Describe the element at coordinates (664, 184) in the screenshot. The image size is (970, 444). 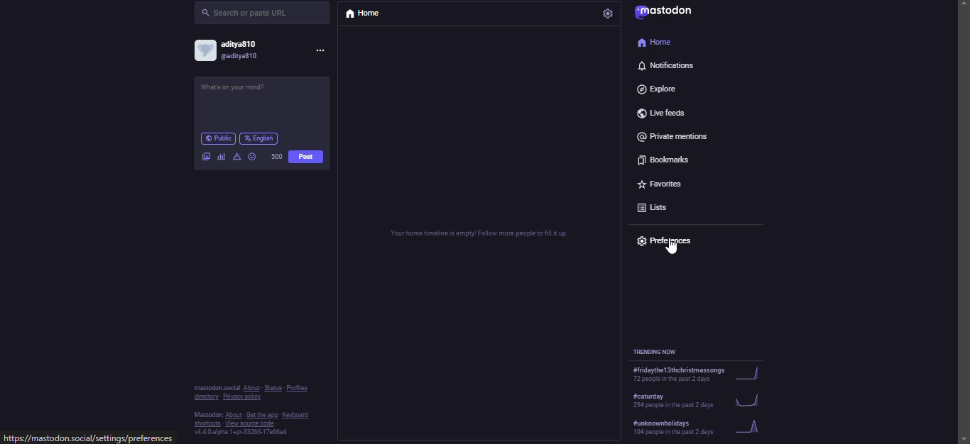
I see `favorites` at that location.